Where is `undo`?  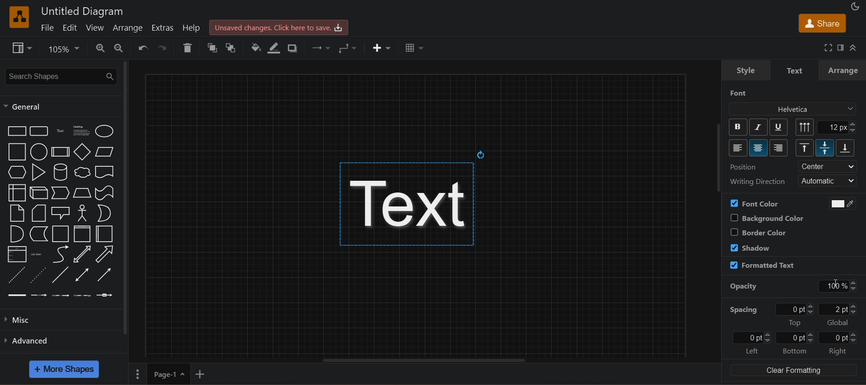
undo is located at coordinates (142, 48).